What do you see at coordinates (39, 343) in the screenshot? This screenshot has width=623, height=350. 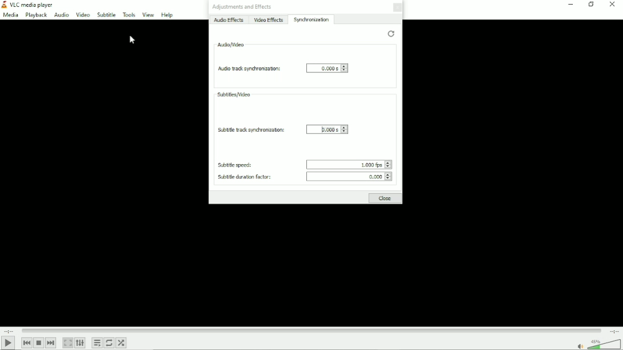 I see `stop playlist` at bounding box center [39, 343].